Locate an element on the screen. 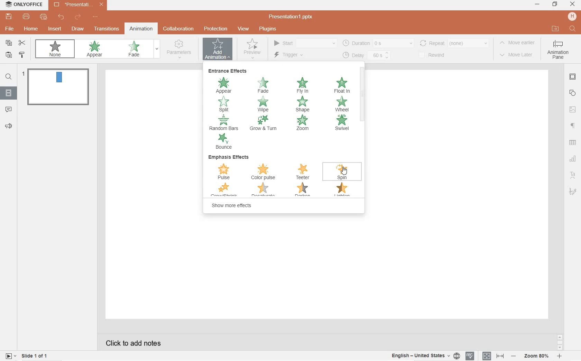 Image resolution: width=581 pixels, height=361 pixels. find is located at coordinates (8, 78).